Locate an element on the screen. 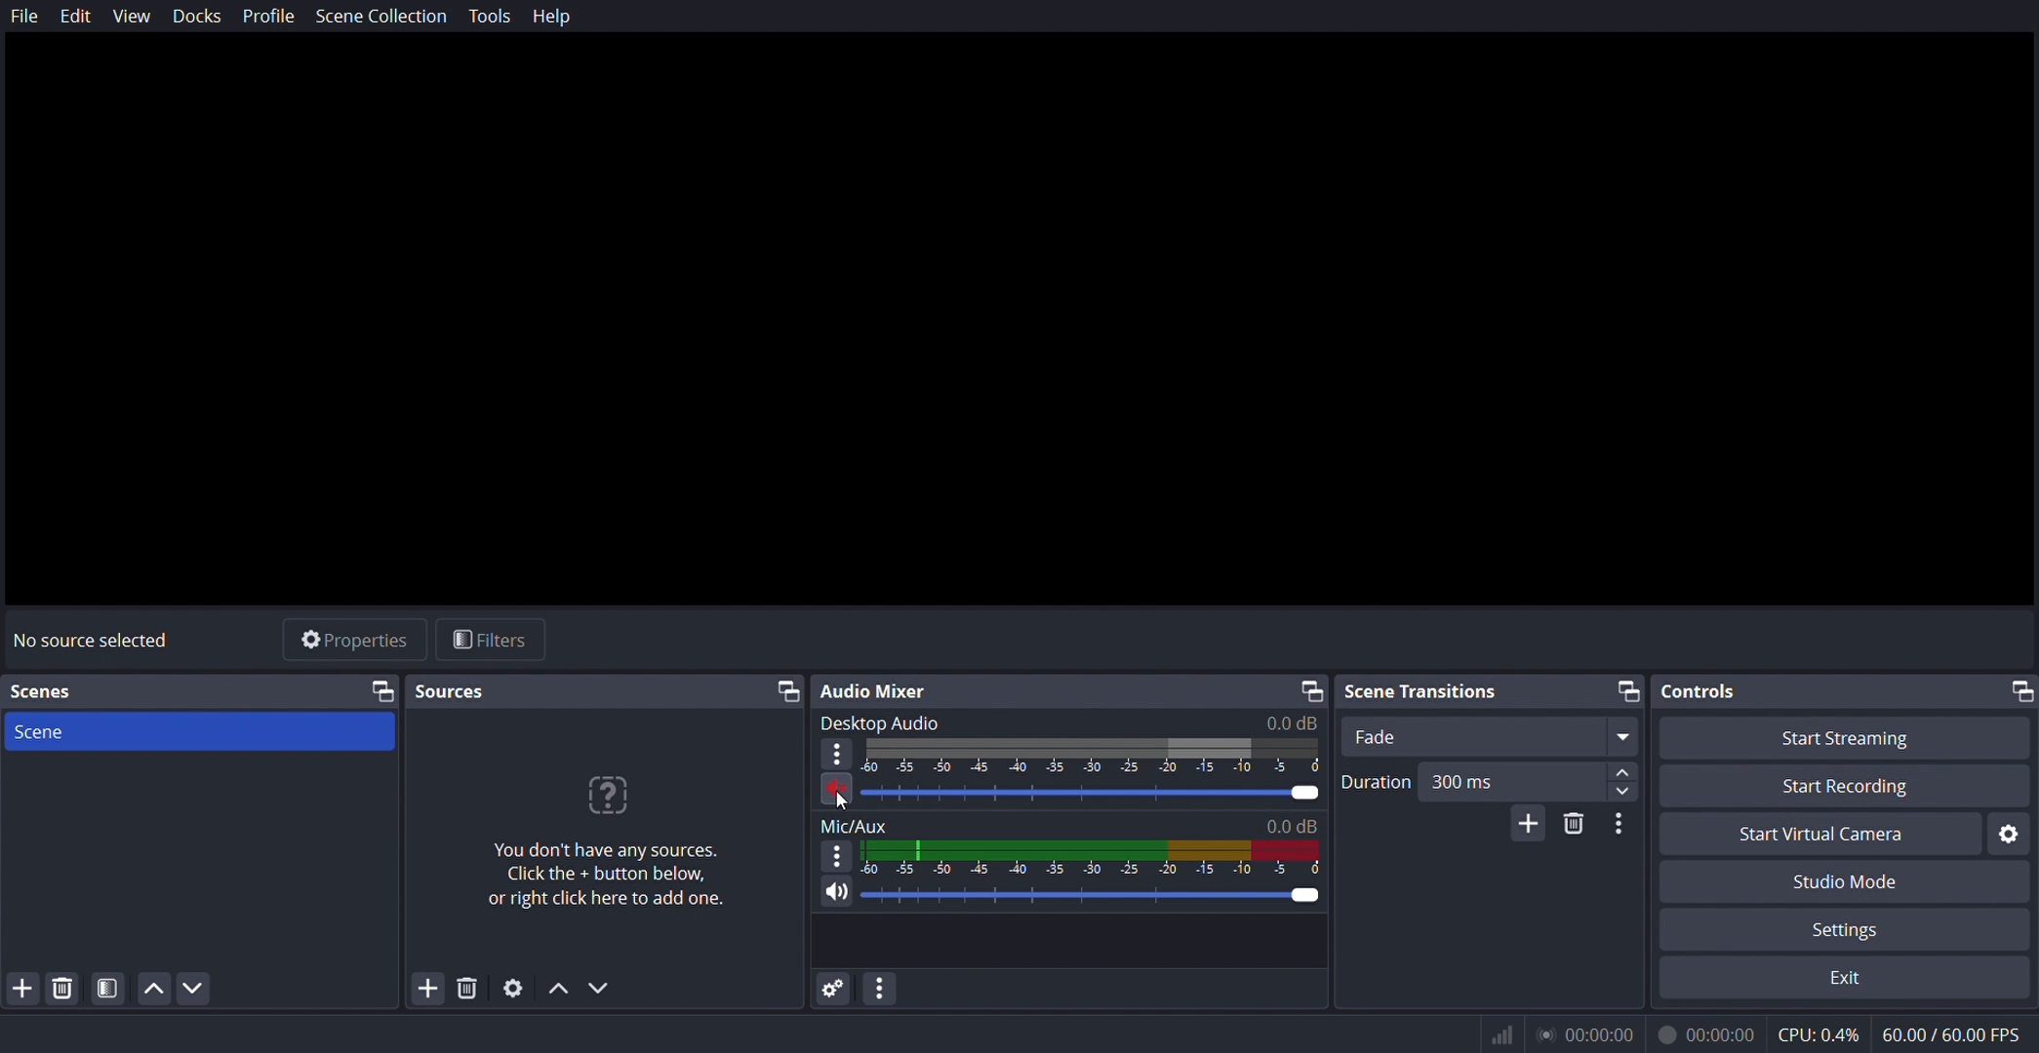 The width and height of the screenshot is (2039, 1053). file is located at coordinates (23, 17).